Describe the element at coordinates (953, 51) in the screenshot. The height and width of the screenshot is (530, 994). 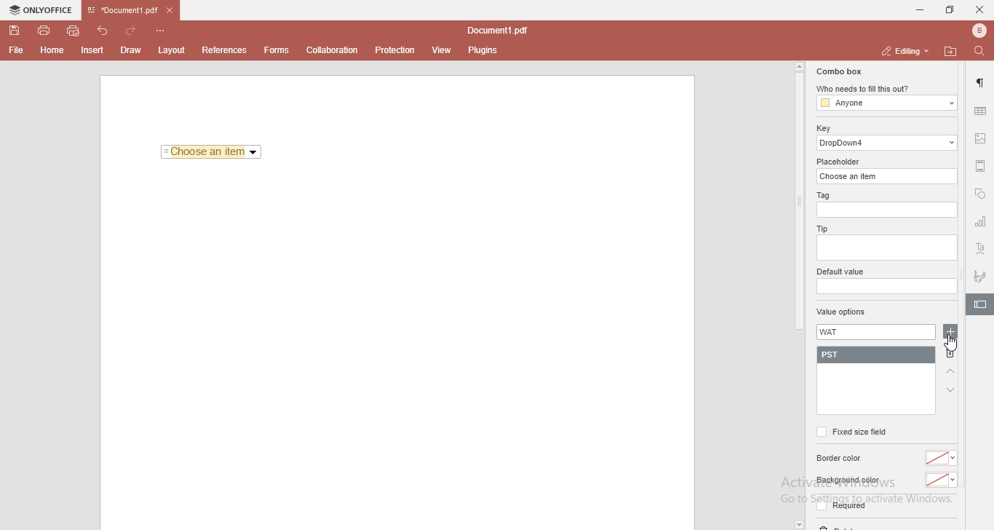
I see `open file location` at that location.